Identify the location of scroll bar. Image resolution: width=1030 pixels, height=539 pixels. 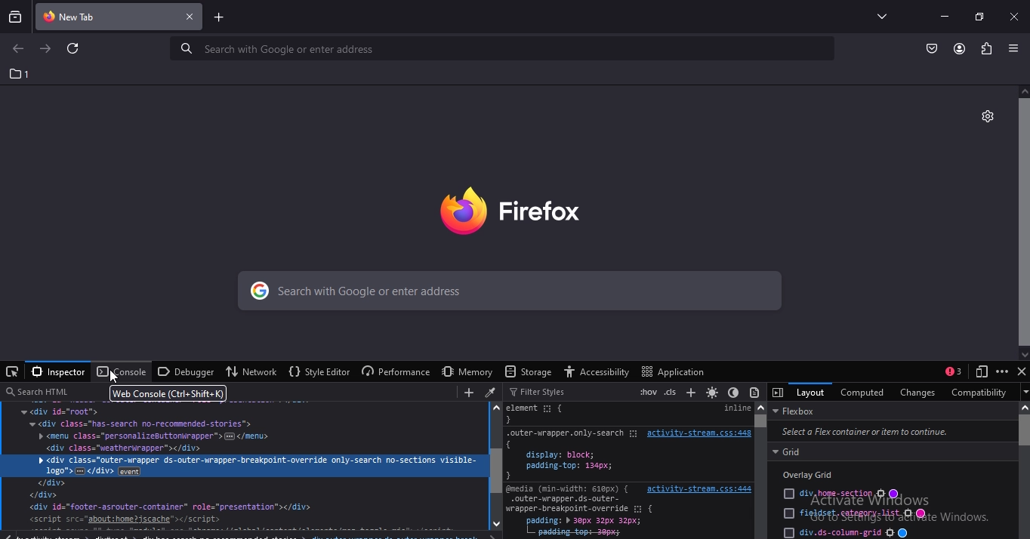
(760, 433).